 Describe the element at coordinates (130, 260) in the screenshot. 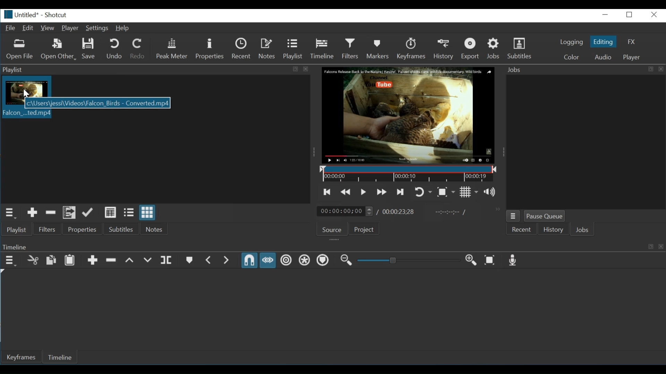

I see `lift ` at that location.